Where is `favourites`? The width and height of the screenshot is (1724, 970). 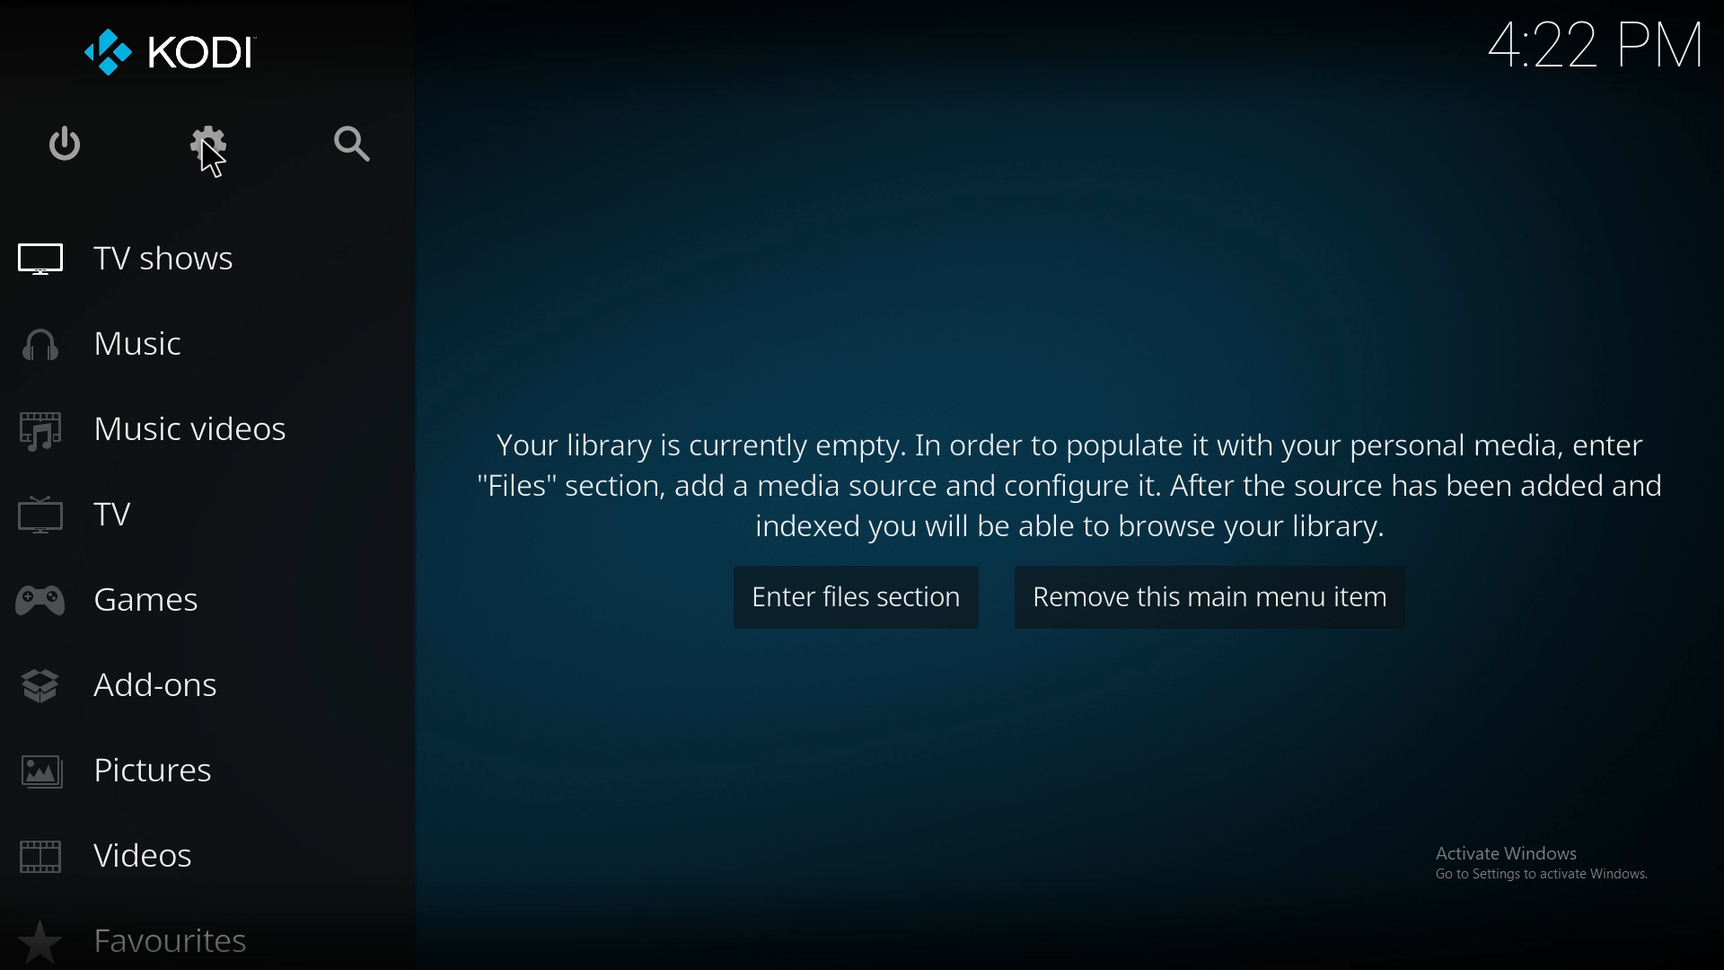 favourites is located at coordinates (168, 942).